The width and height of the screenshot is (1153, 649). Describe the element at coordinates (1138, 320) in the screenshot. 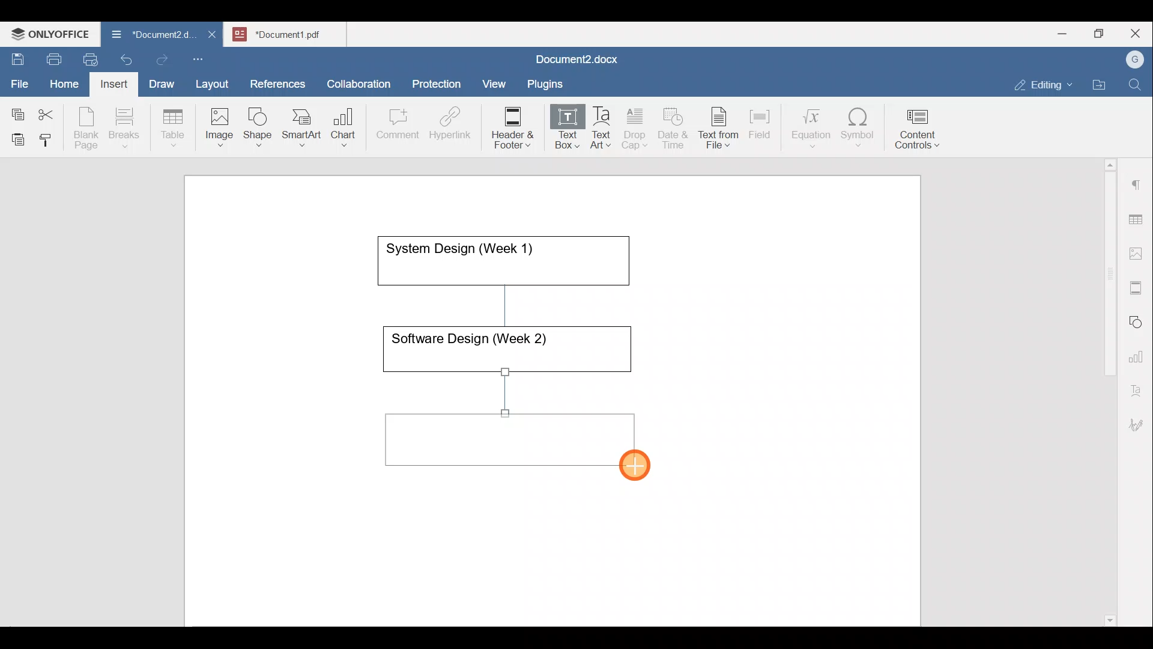

I see `Shapes settings` at that location.